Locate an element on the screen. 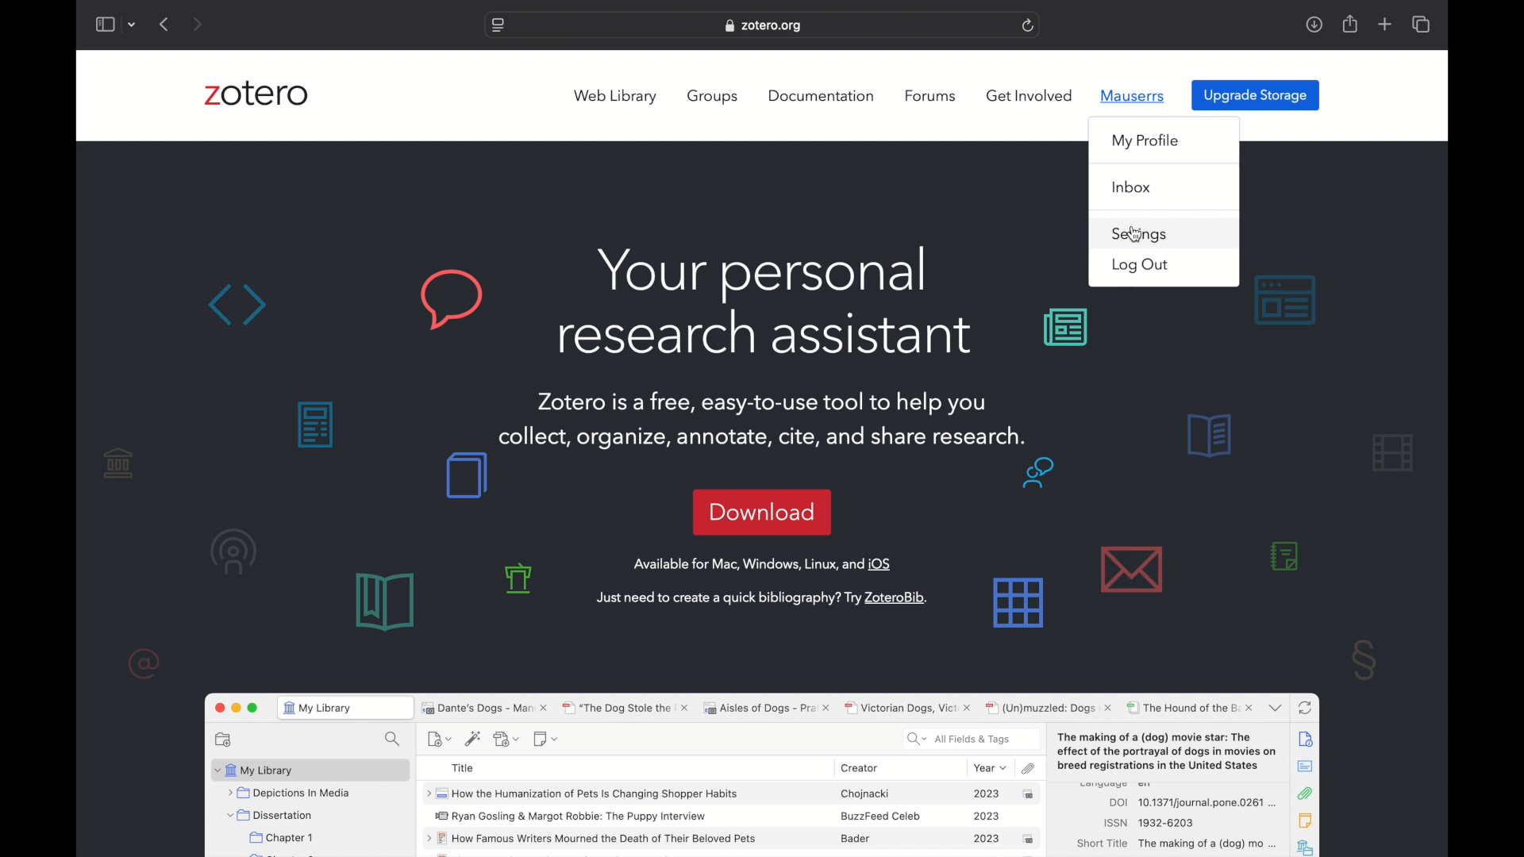 This screenshot has height=857, width=1524. add is located at coordinates (1384, 24).